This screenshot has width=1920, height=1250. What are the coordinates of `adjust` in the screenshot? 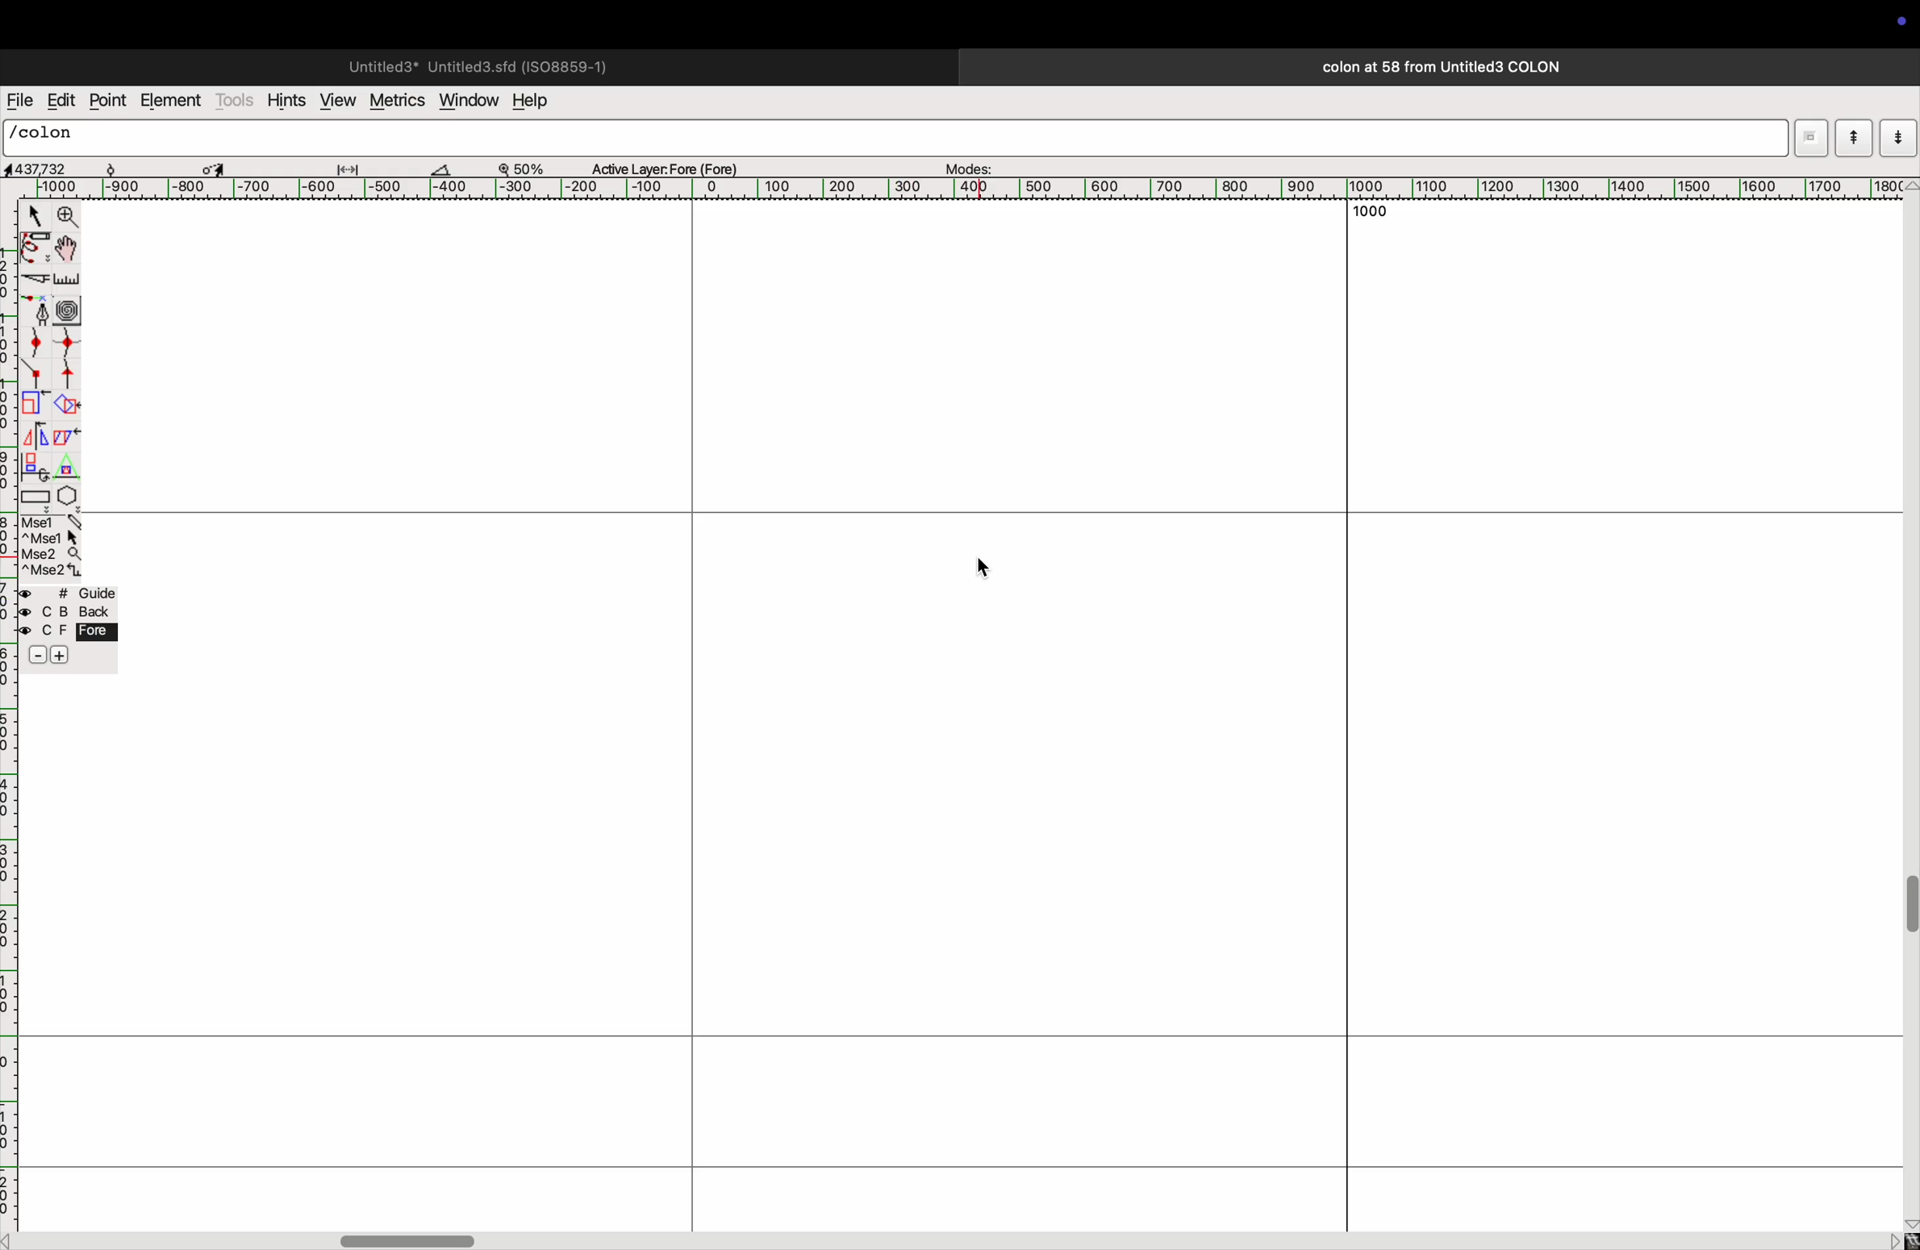 It's located at (354, 165).